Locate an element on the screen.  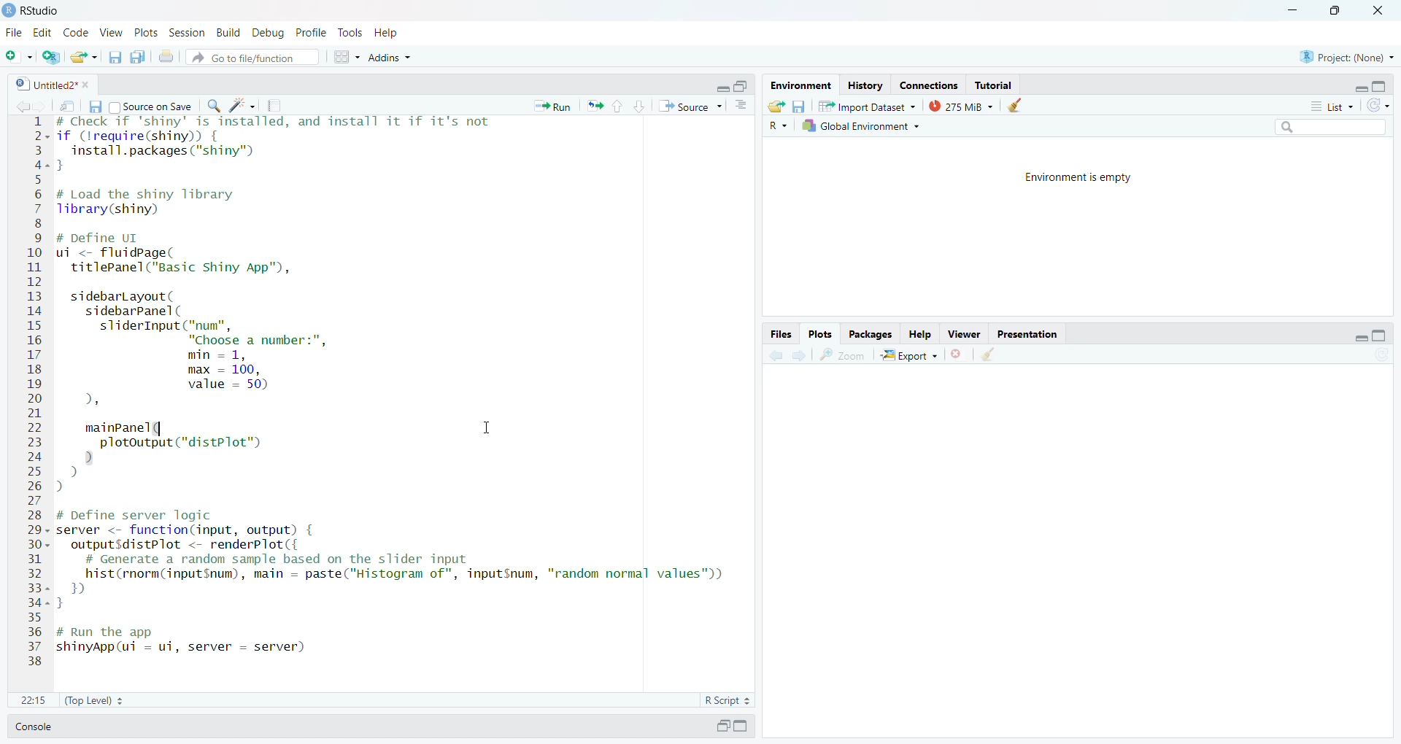
275 Mib is located at coordinates (962, 104).